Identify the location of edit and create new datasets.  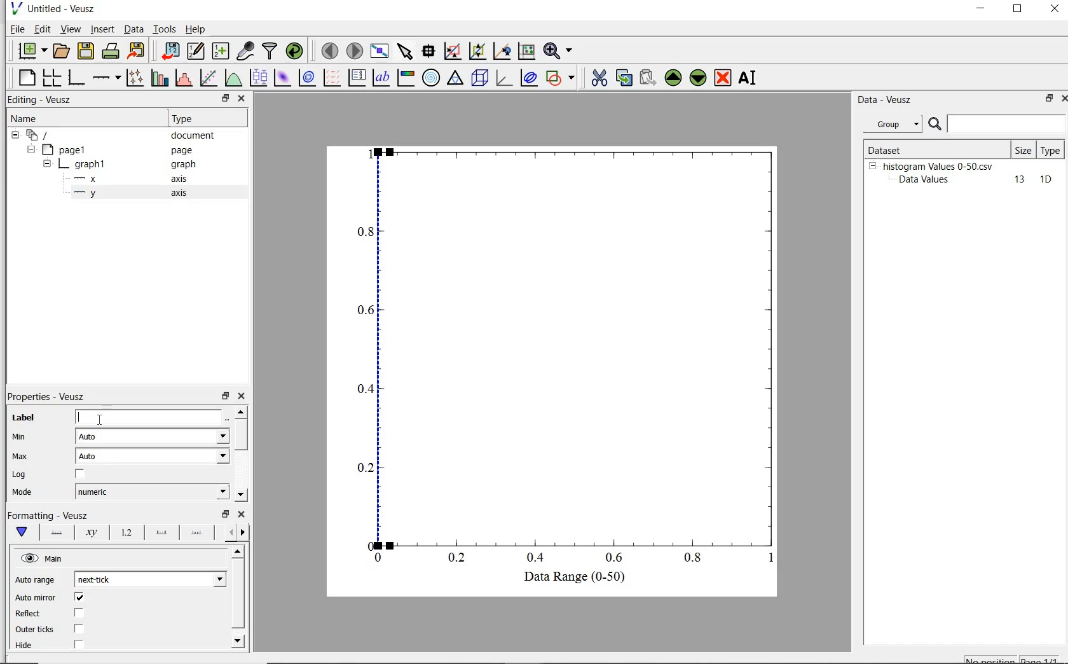
(196, 50).